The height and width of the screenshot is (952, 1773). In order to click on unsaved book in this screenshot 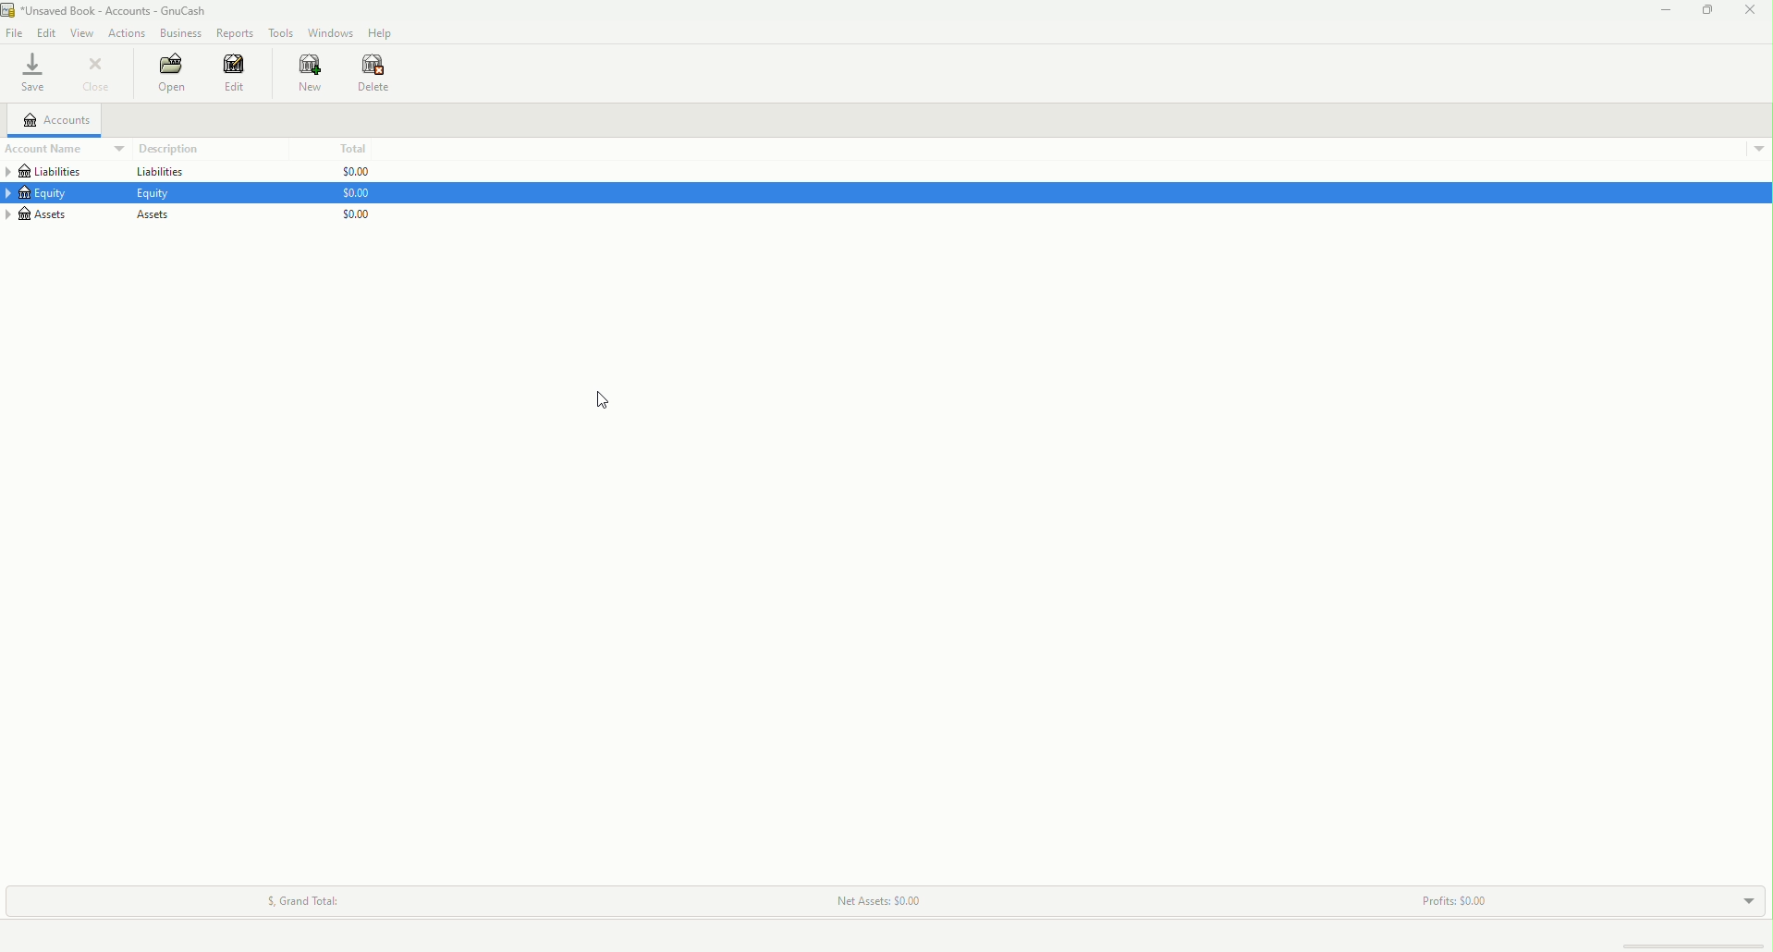, I will do `click(113, 10)`.